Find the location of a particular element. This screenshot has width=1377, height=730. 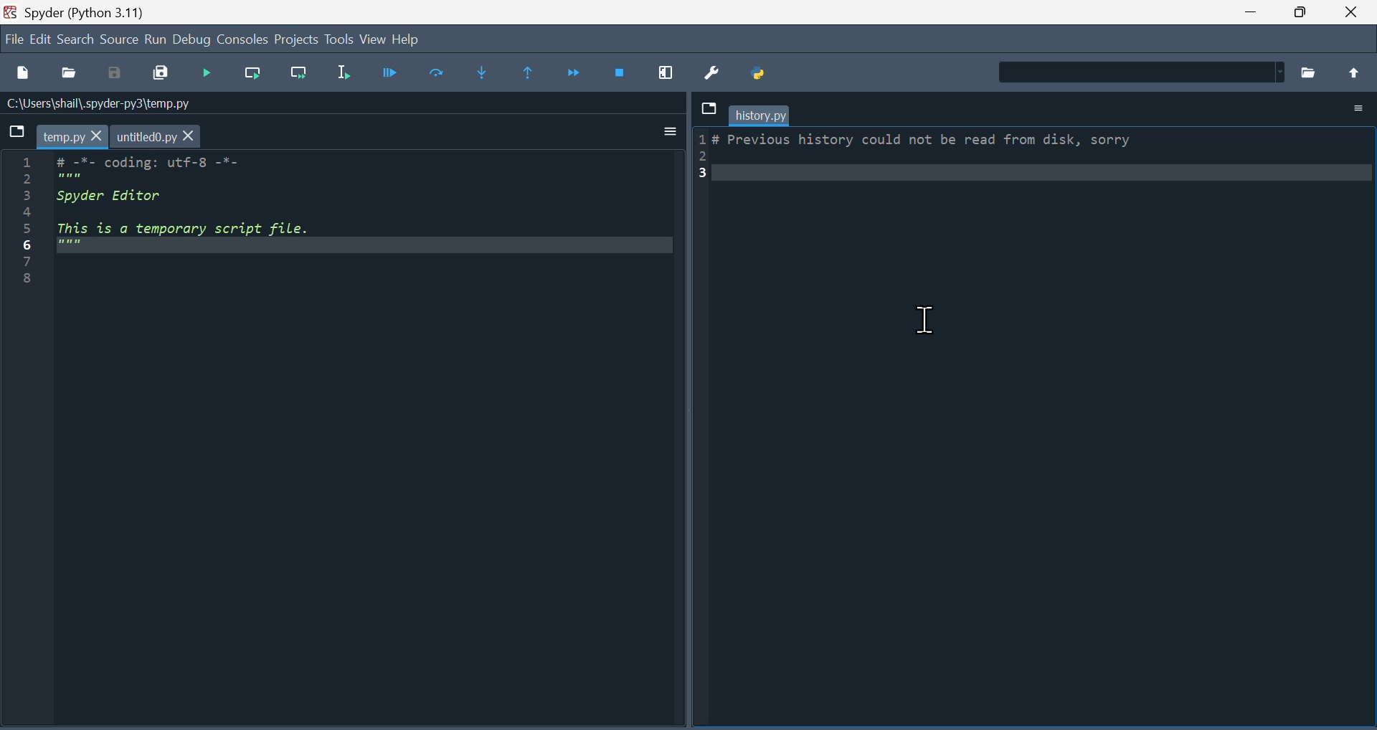

Project is located at coordinates (297, 38).